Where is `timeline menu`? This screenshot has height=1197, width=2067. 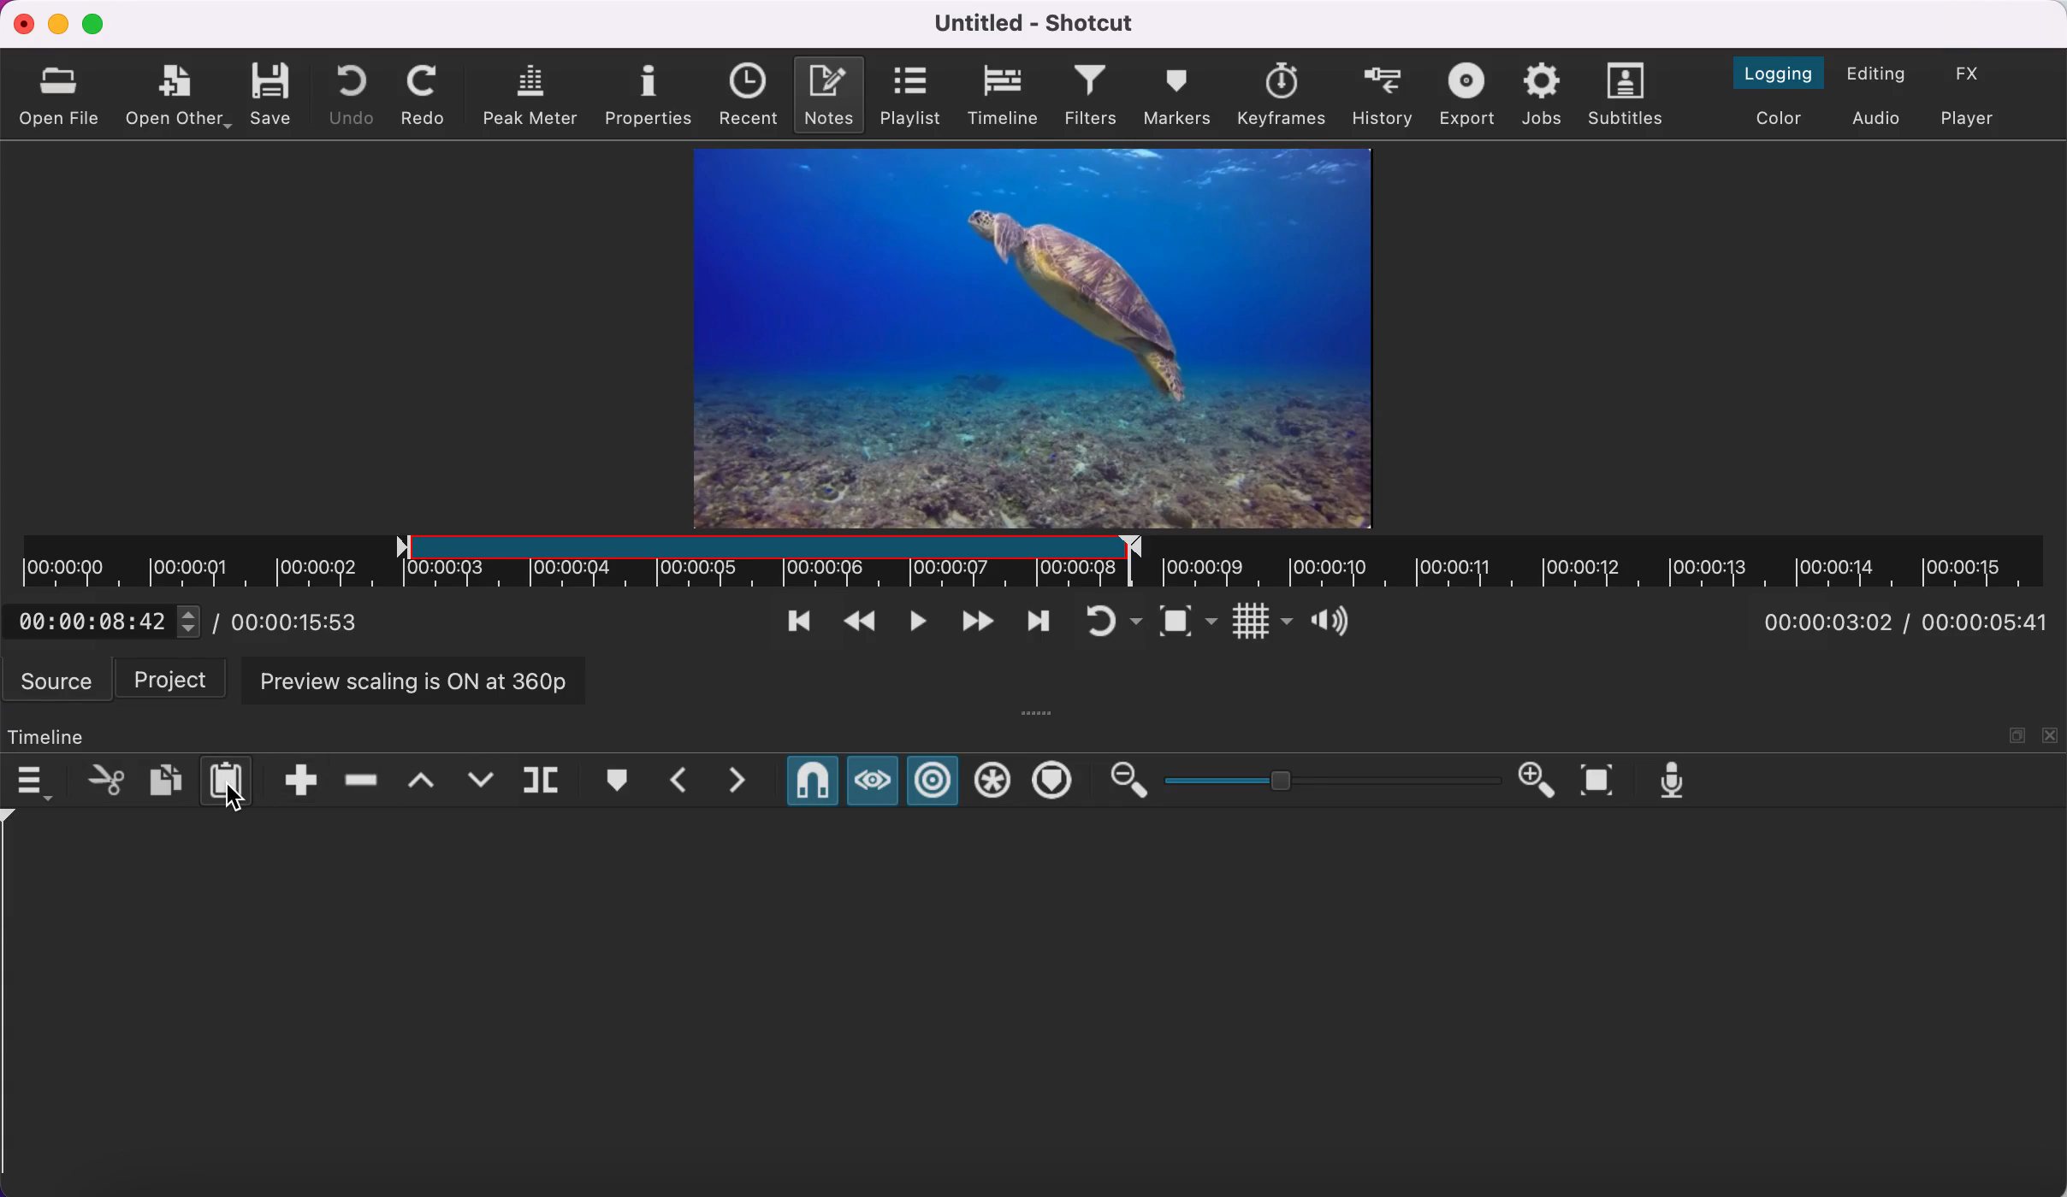
timeline menu is located at coordinates (36, 778).